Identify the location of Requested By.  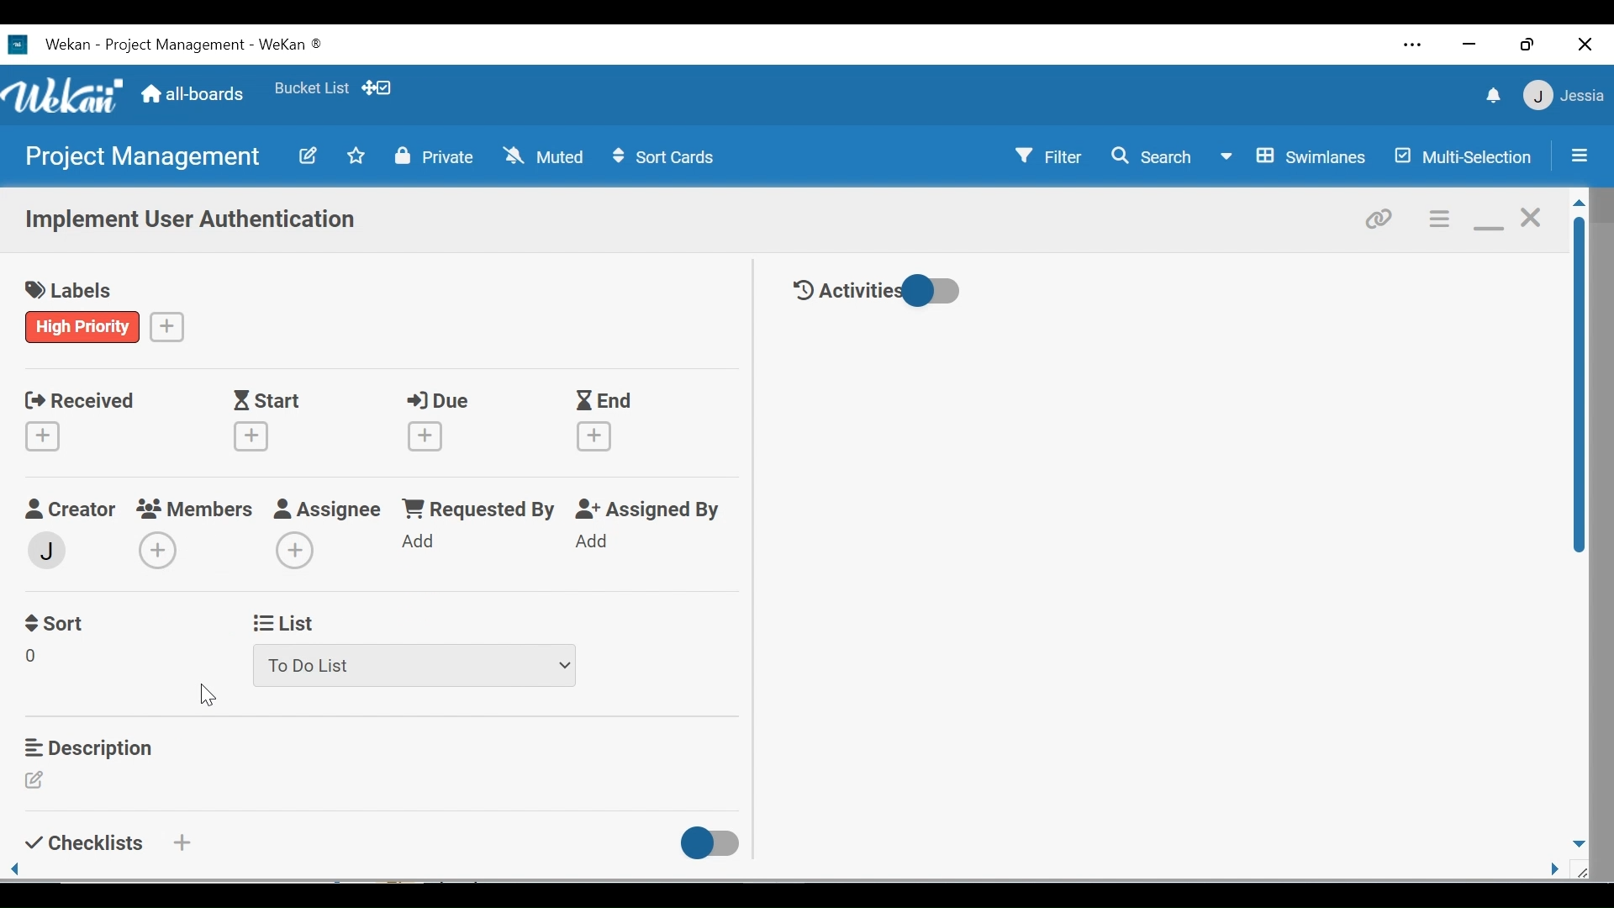
(480, 509).